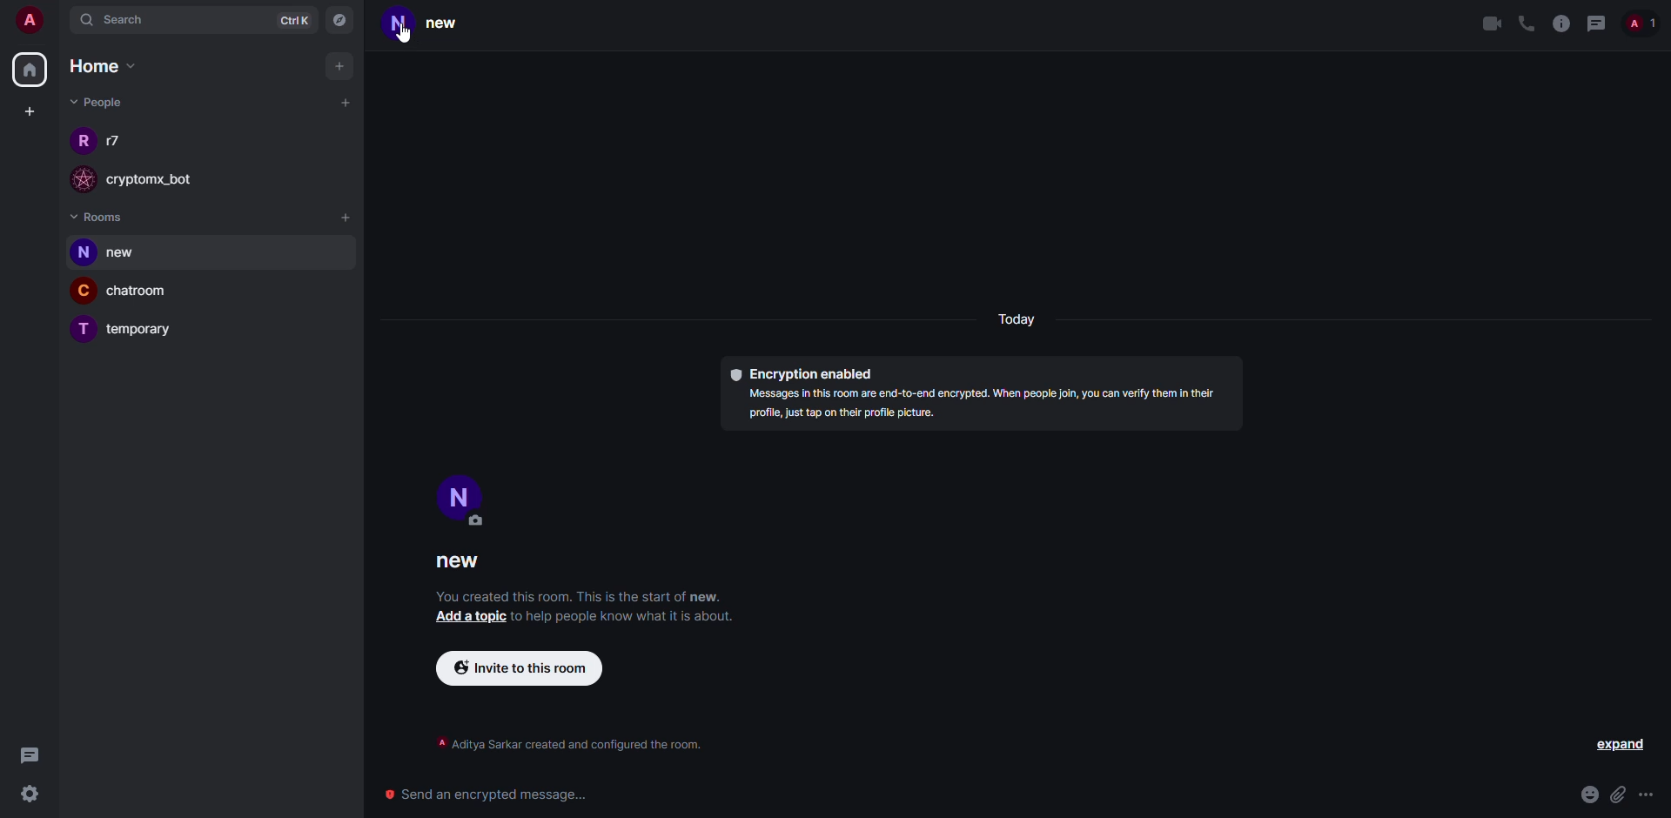  Describe the element at coordinates (35, 23) in the screenshot. I see `account` at that location.